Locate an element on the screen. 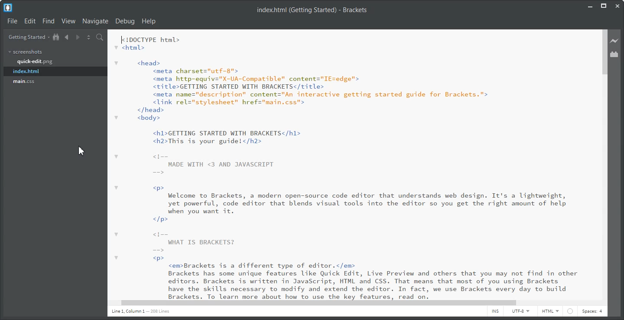 This screenshot has width=624, height=320. Maximize is located at coordinates (604, 6).